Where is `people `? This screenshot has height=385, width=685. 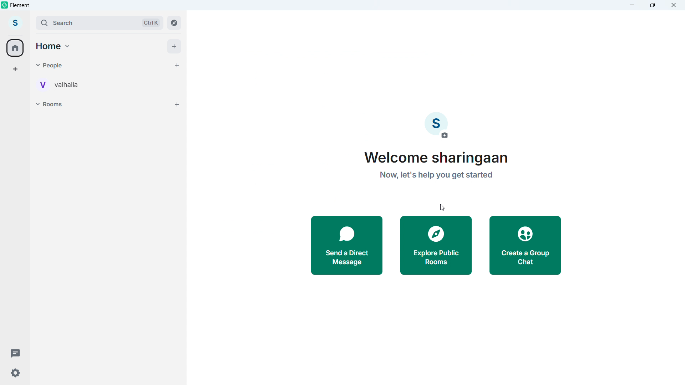 people  is located at coordinates (56, 65).